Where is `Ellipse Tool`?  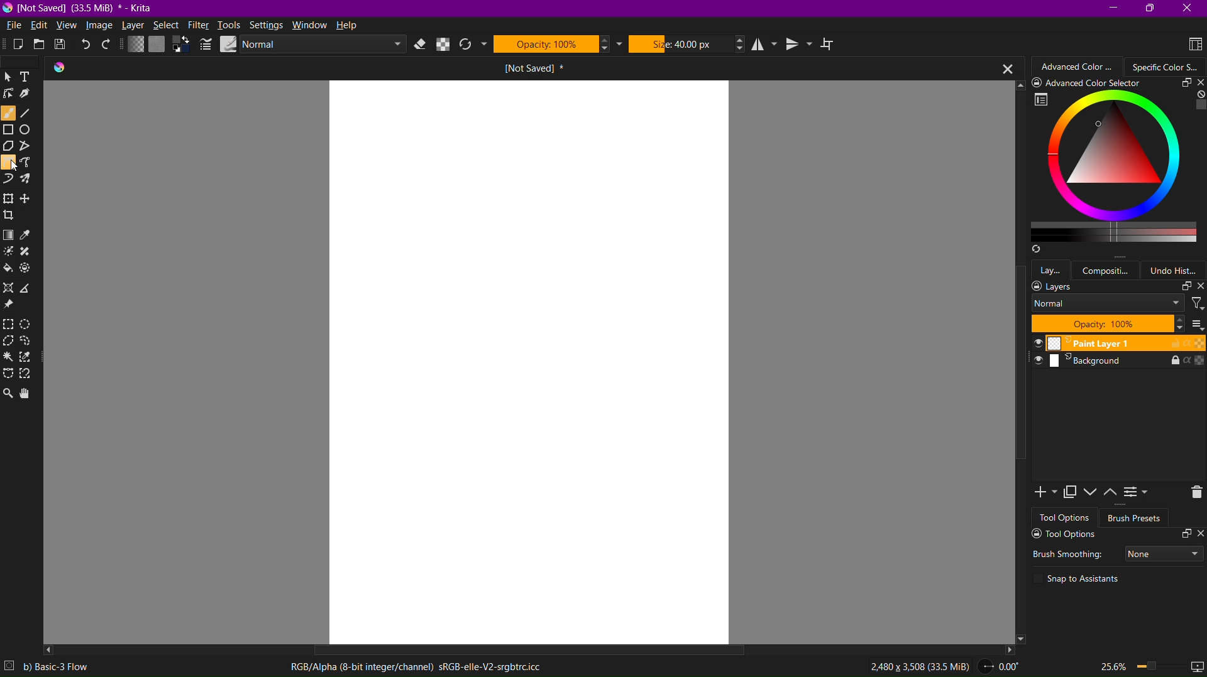
Ellipse Tool is located at coordinates (31, 132).